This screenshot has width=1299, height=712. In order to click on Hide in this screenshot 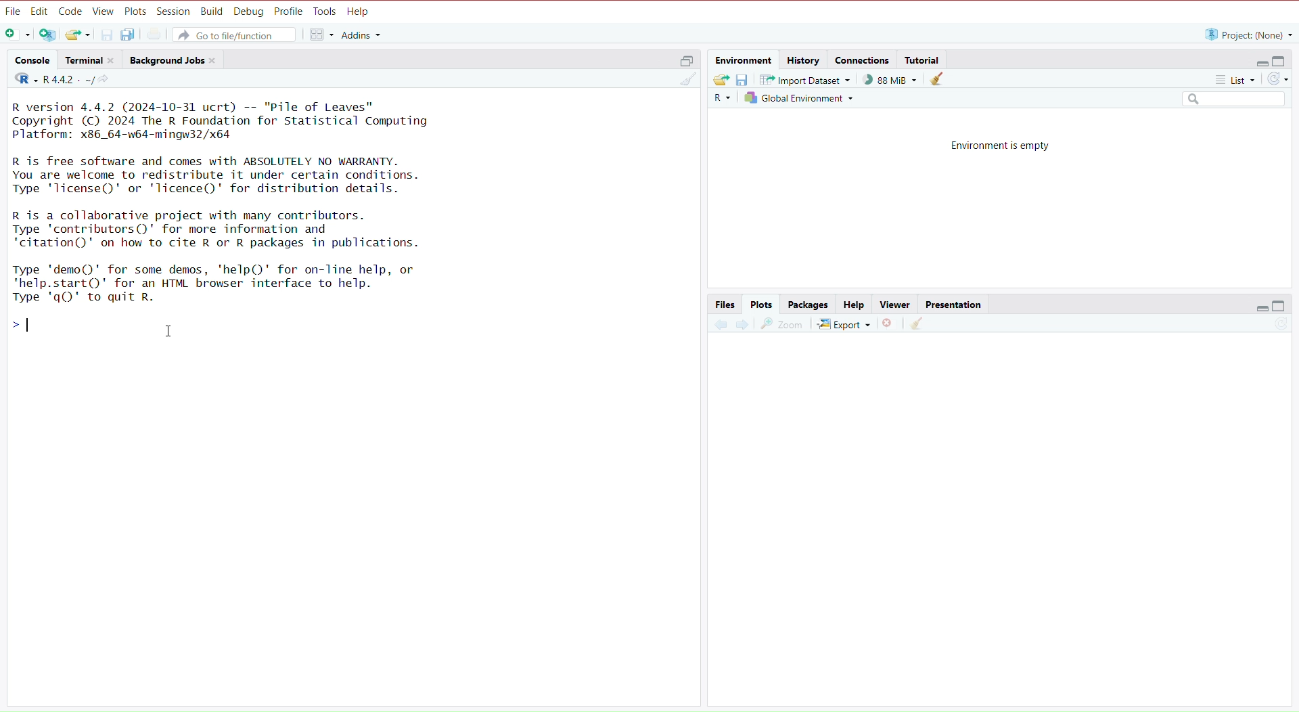, I will do `click(1261, 306)`.